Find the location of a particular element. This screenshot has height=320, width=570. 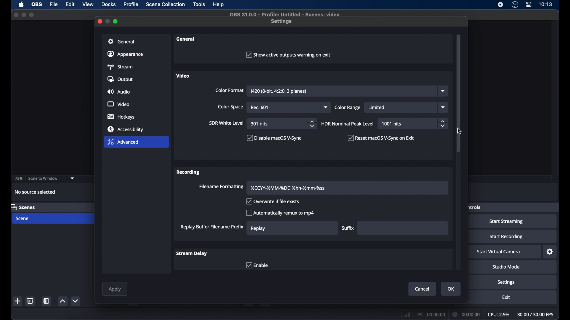

file name is located at coordinates (284, 14).